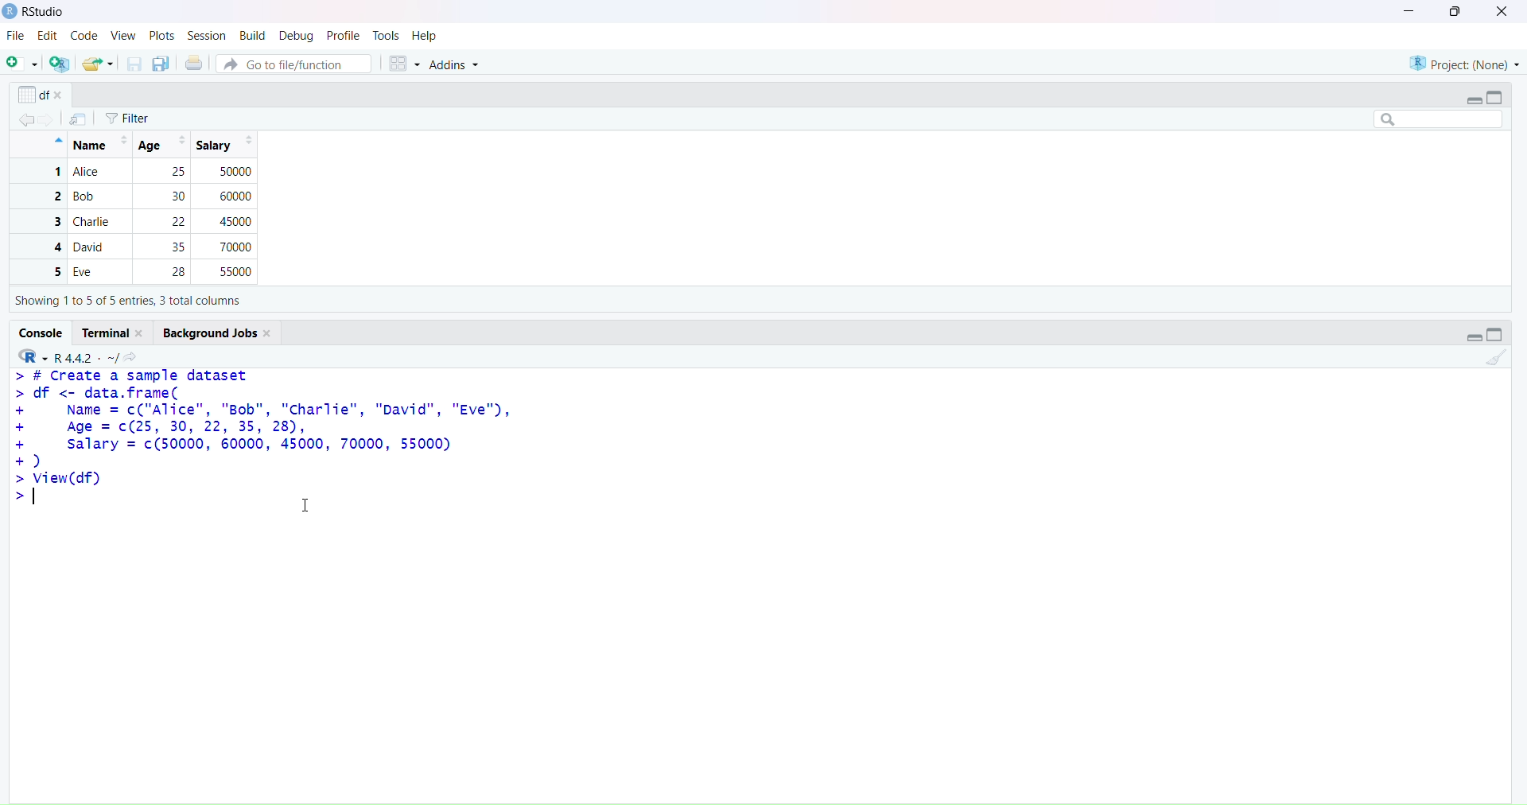  What do you see at coordinates (1402, 10) in the screenshot?
I see `minimize` at bounding box center [1402, 10].